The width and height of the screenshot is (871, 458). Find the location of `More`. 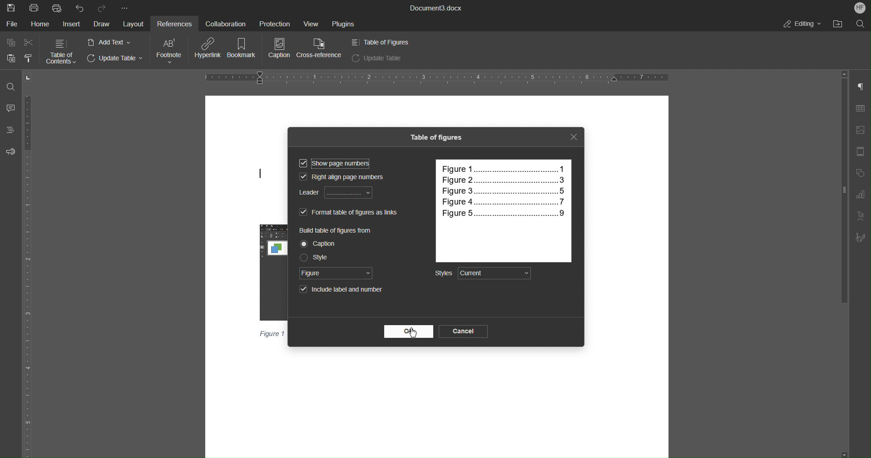

More is located at coordinates (125, 6).